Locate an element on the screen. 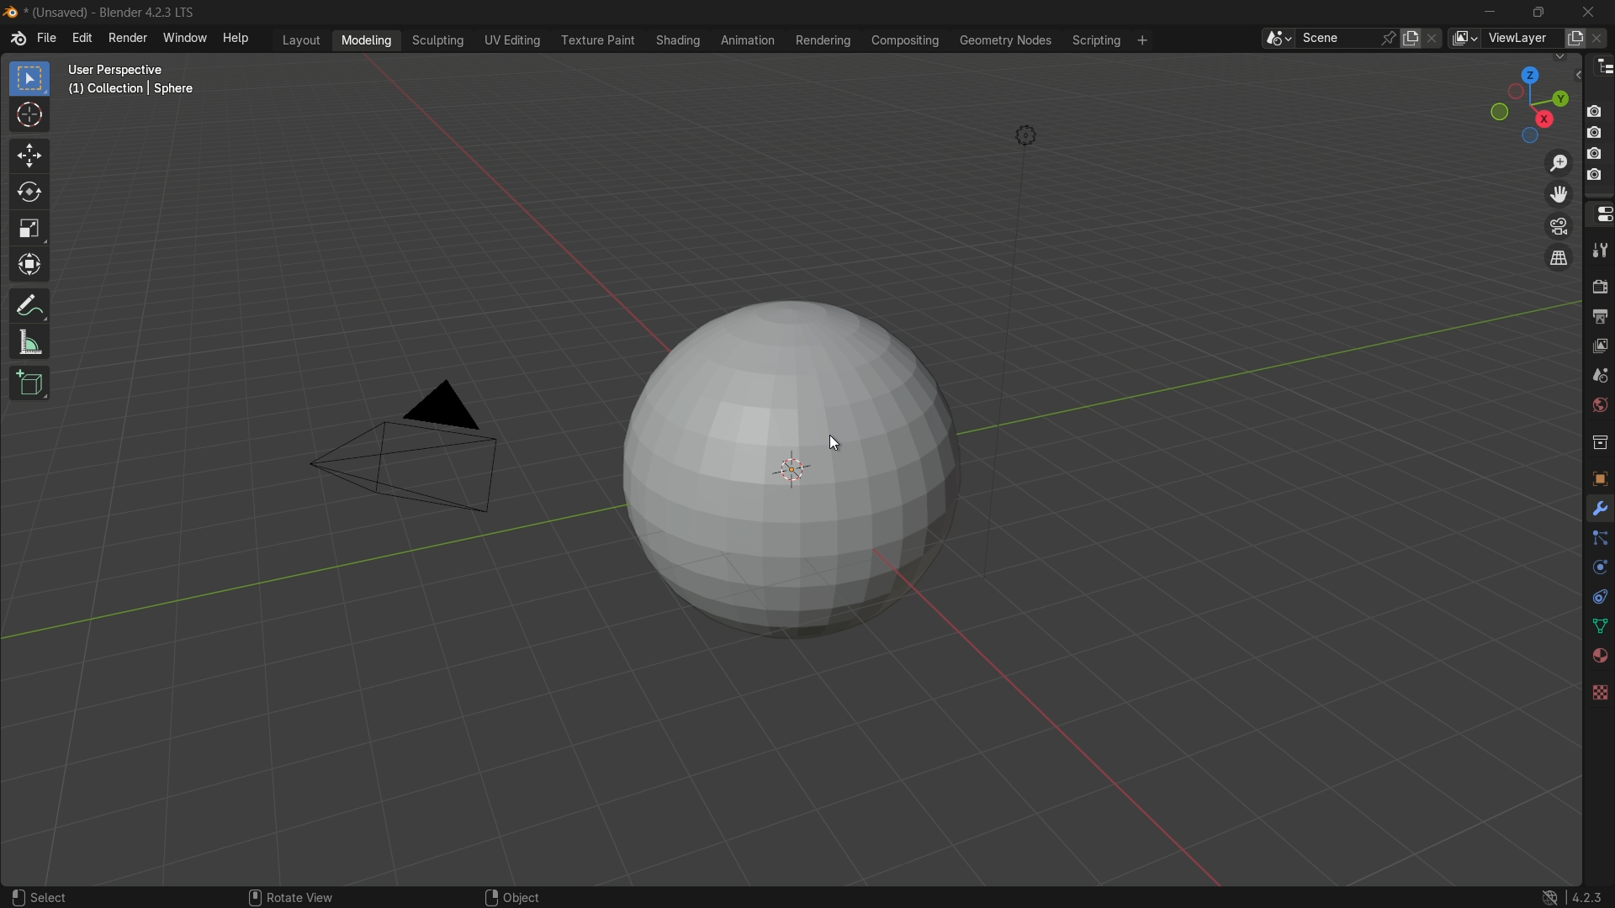 The width and height of the screenshot is (1615, 908). delete scene is located at coordinates (1433, 39).